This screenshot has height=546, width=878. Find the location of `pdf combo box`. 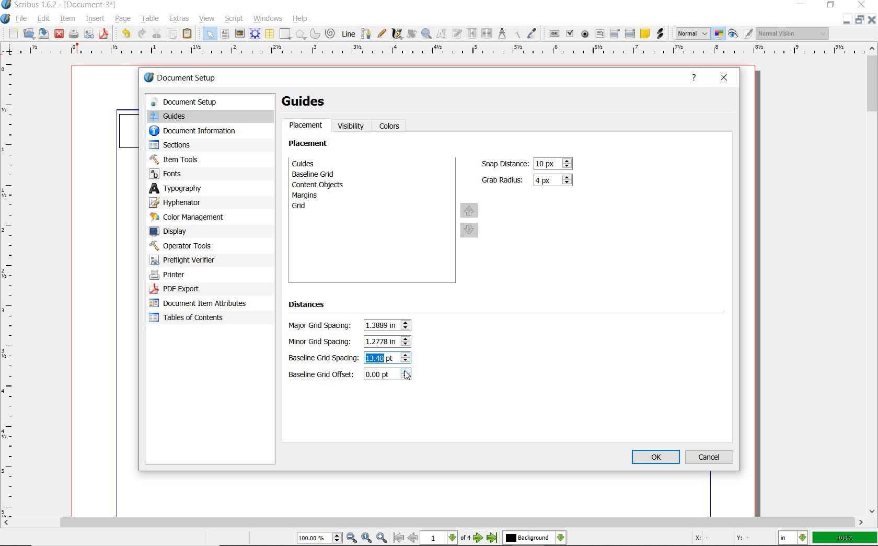

pdf combo box is located at coordinates (615, 33).